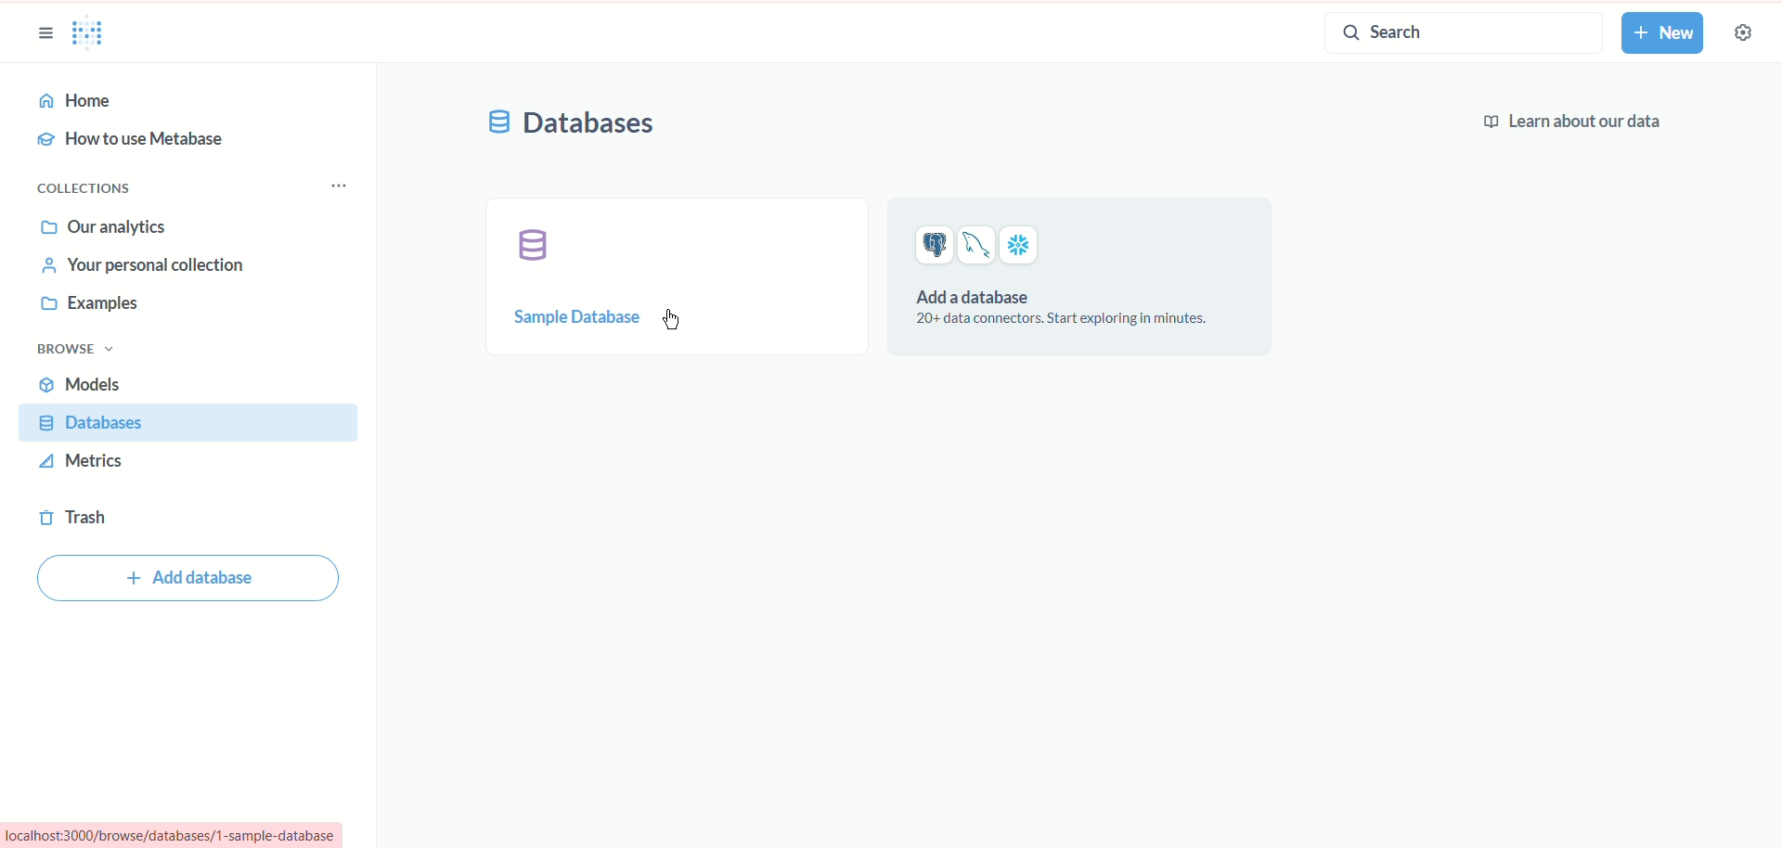  I want to click on metabase, so click(91, 35).